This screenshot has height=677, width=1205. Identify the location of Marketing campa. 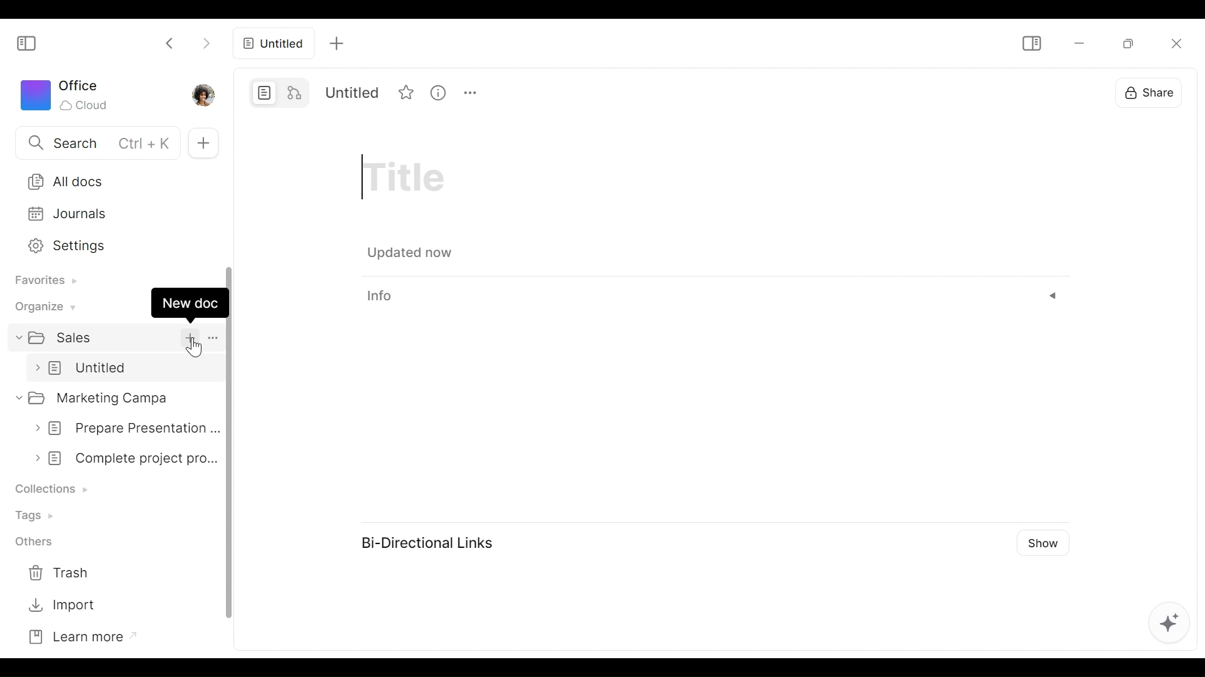
(102, 399).